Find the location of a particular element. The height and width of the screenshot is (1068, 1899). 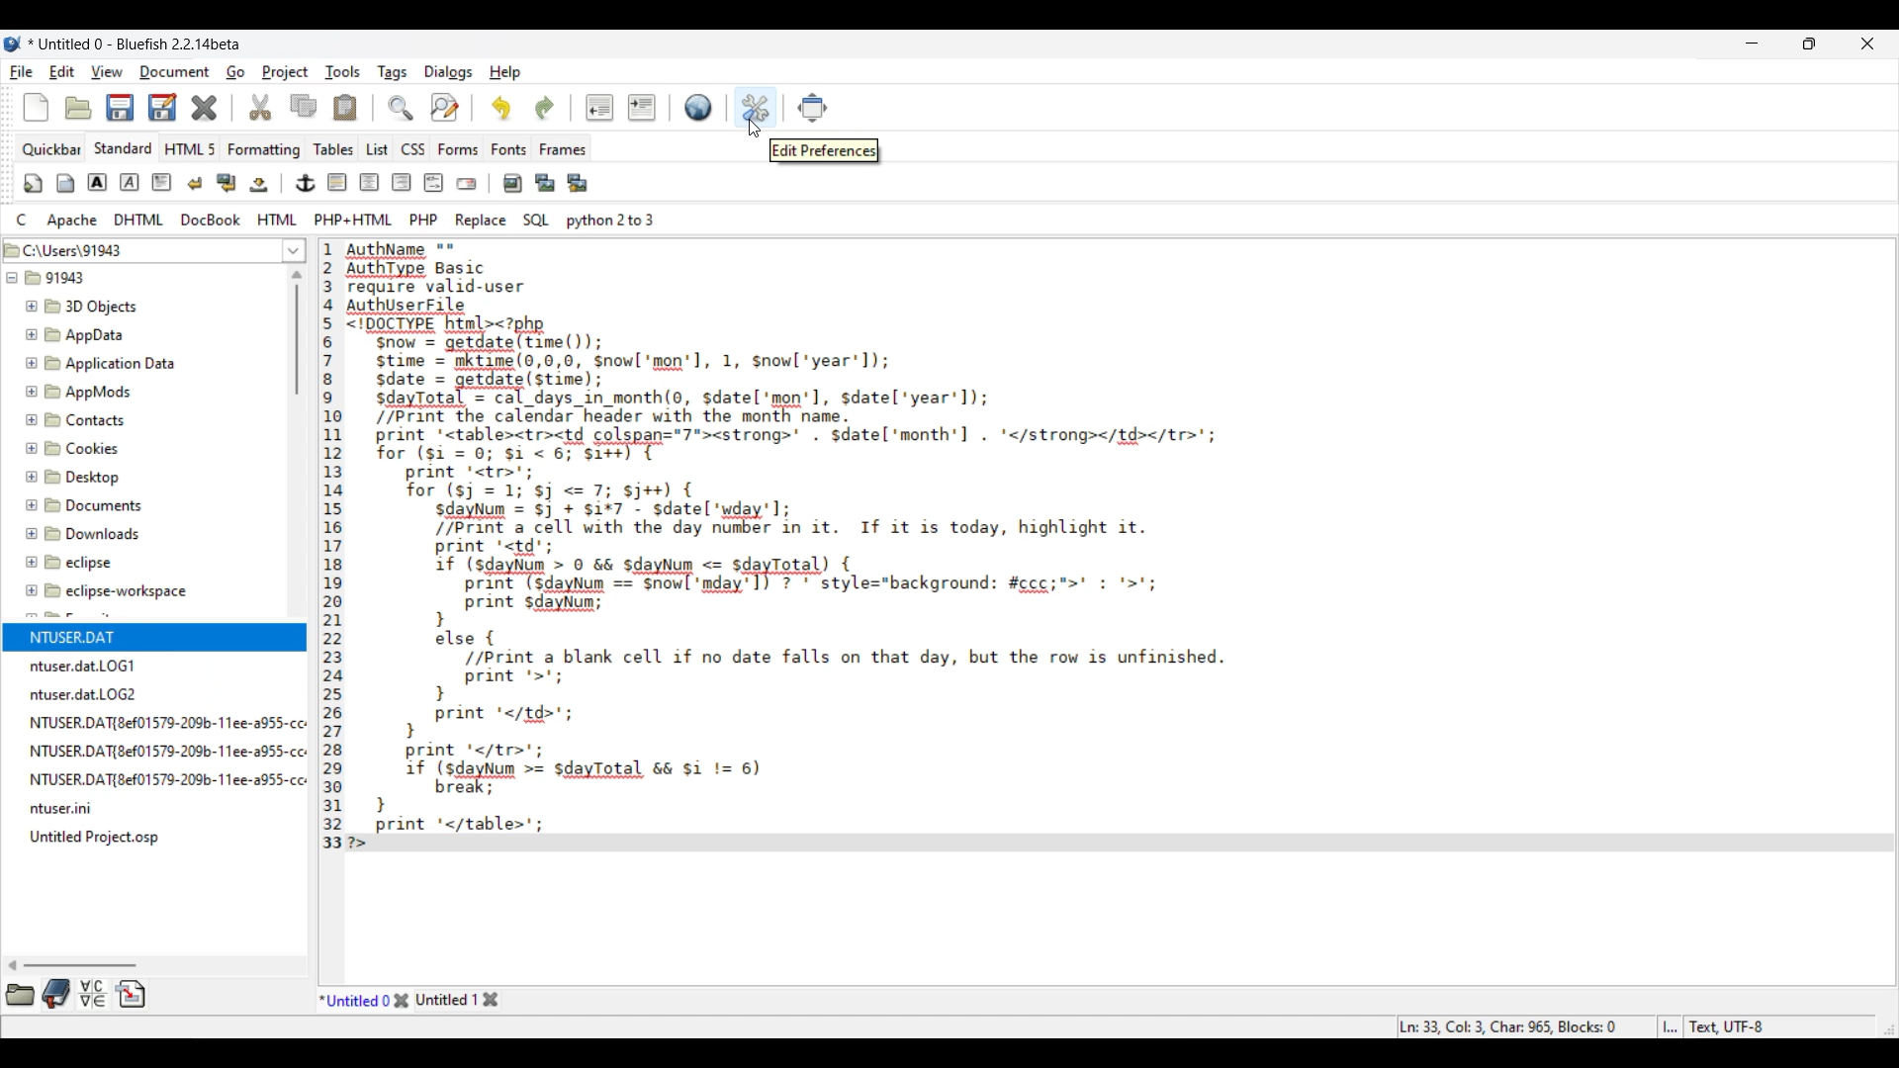

Frames is located at coordinates (564, 149).